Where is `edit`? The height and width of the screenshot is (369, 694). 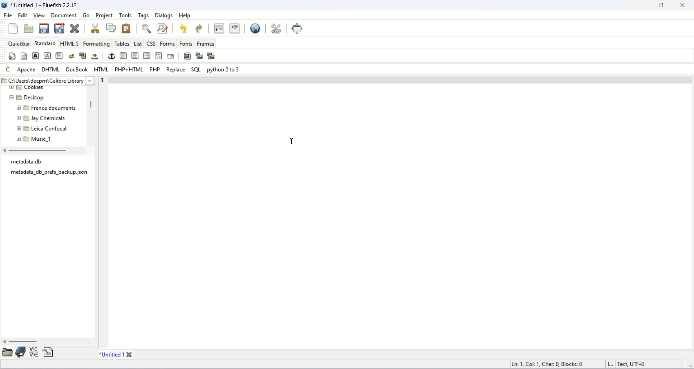 edit is located at coordinates (22, 16).